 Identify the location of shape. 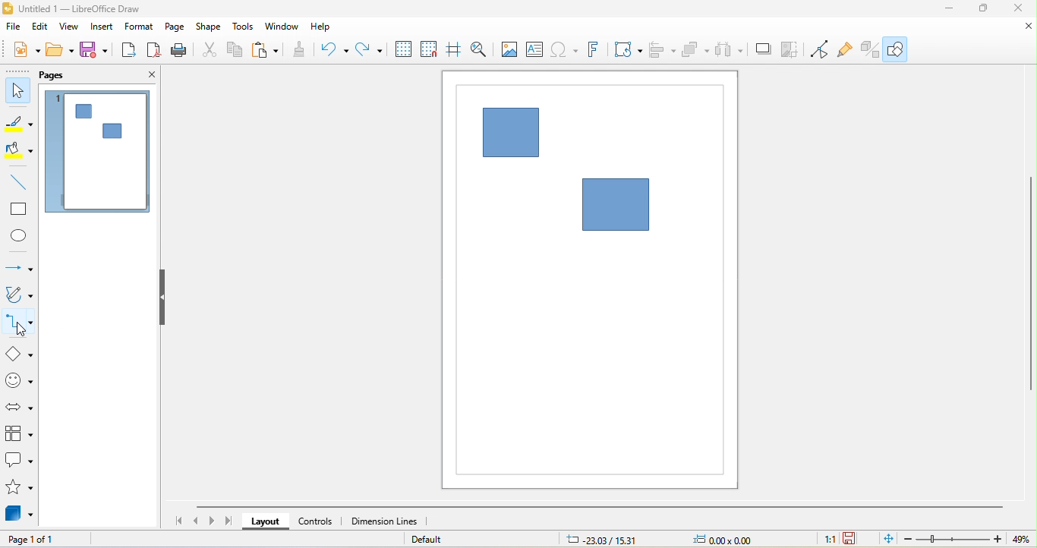
(512, 131).